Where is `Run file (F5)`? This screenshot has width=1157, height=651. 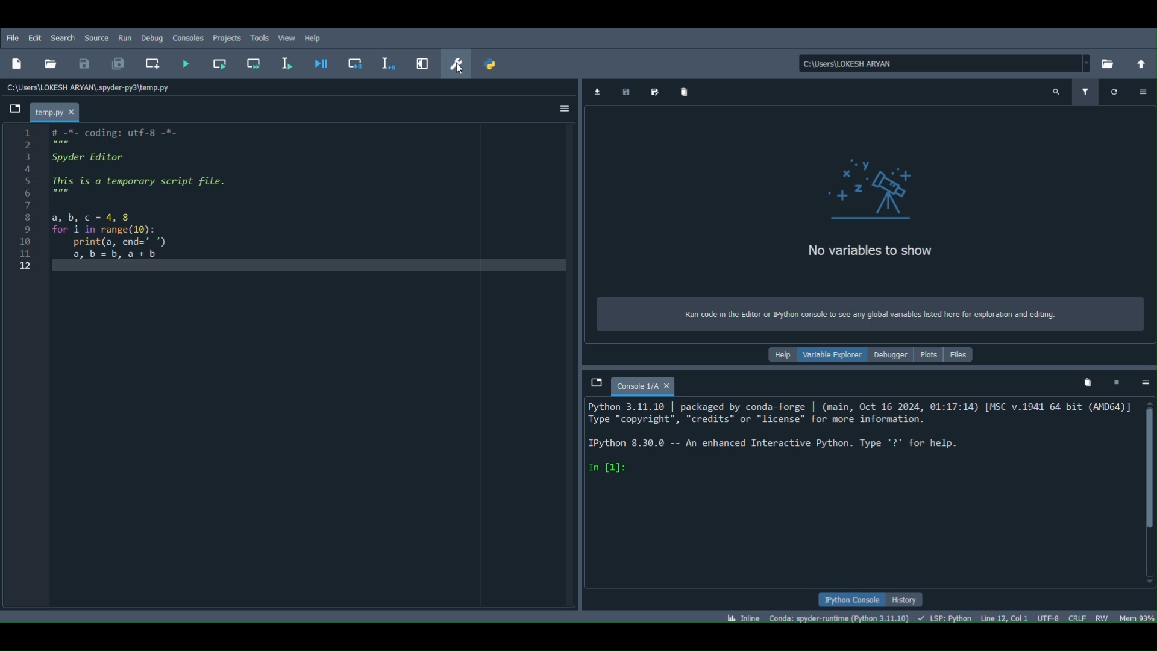 Run file (F5) is located at coordinates (187, 64).